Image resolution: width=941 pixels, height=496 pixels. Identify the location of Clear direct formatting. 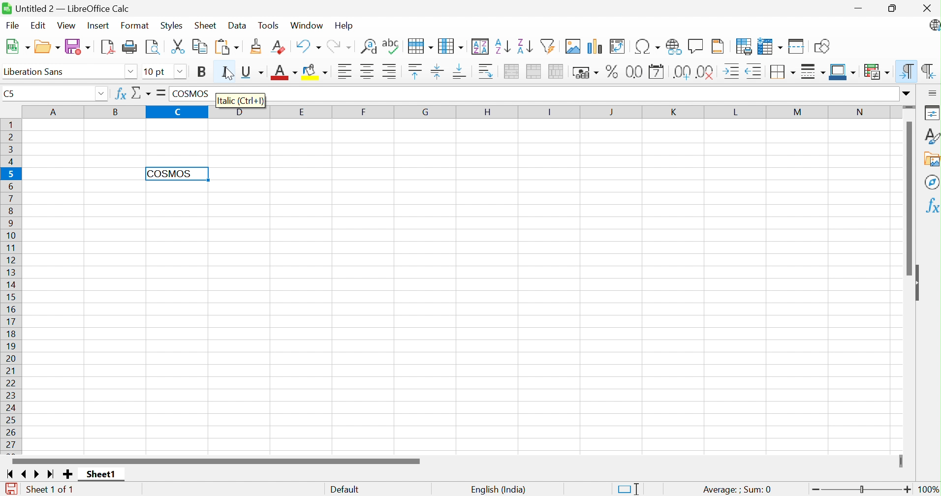
(277, 46).